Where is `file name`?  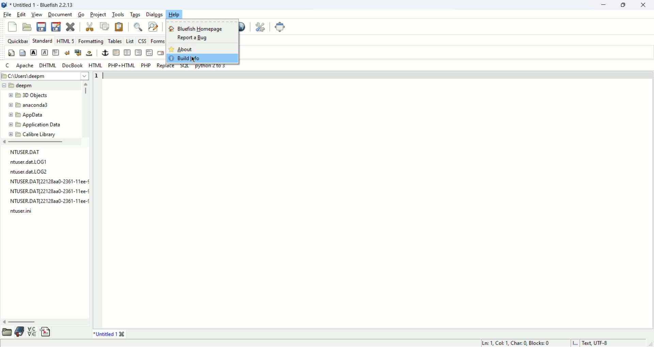 file name is located at coordinates (48, 181).